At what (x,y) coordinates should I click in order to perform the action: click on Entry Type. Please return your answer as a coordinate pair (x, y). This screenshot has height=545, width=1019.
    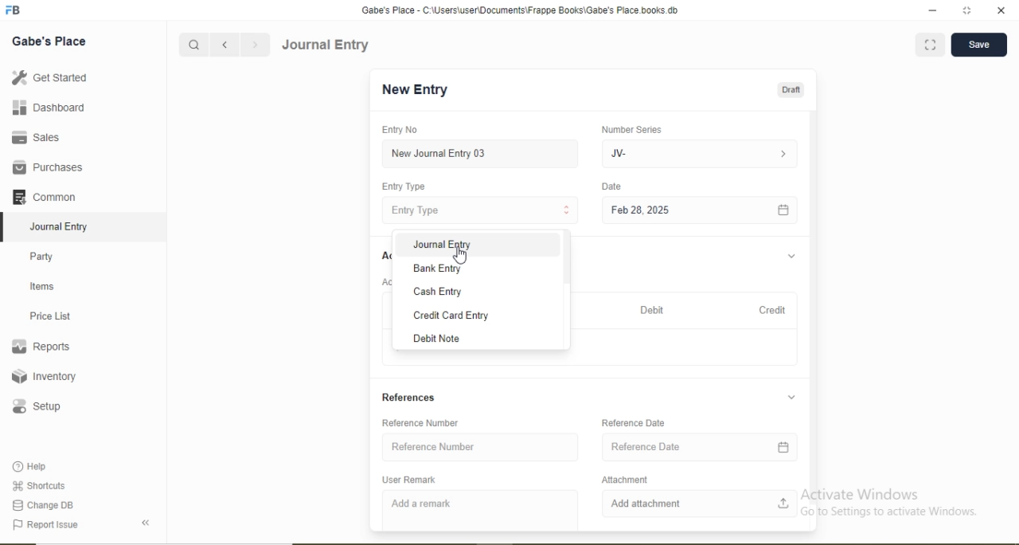
    Looking at the image, I should click on (416, 210).